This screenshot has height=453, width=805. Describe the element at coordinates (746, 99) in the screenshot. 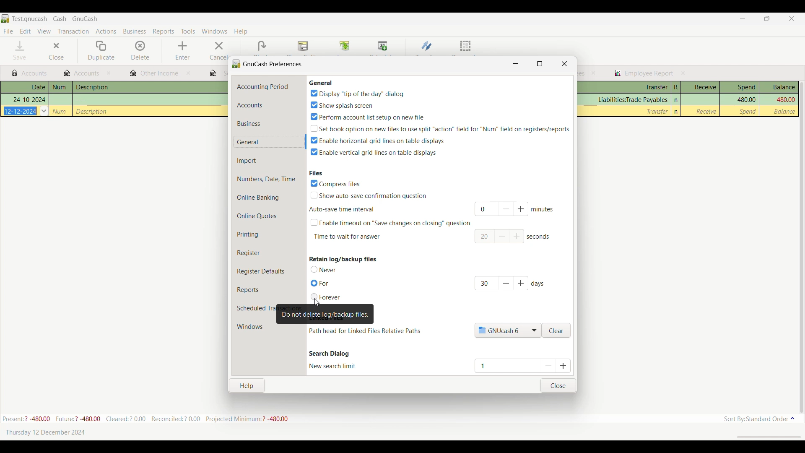

I see `Spend column` at that location.